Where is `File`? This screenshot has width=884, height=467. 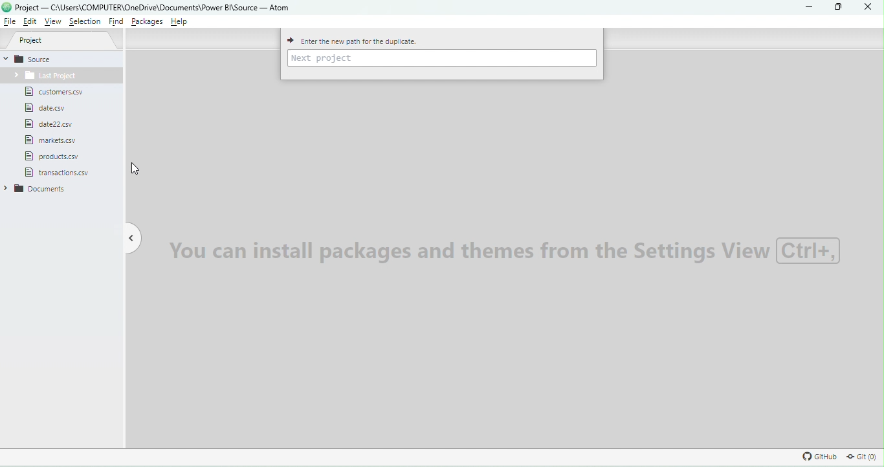 File is located at coordinates (56, 124).